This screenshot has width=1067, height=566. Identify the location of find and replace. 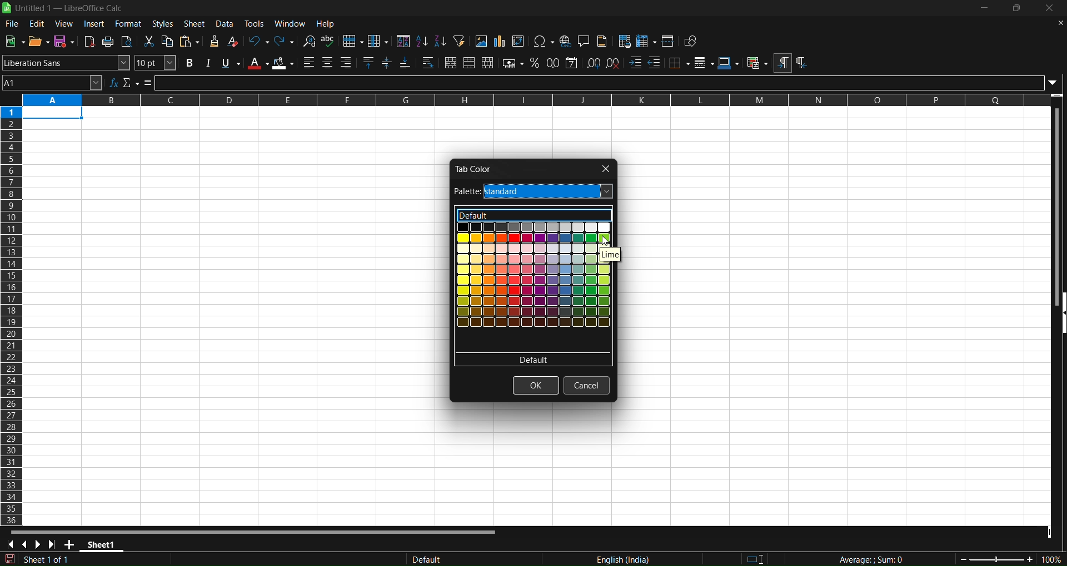
(308, 41).